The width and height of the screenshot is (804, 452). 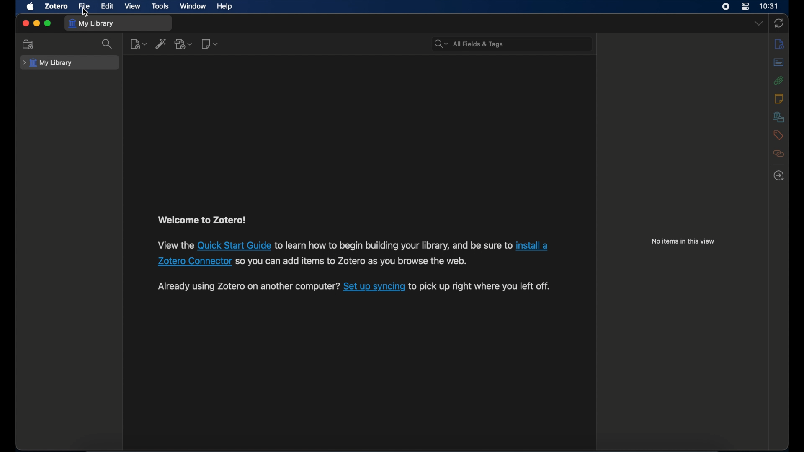 I want to click on link, so click(x=374, y=286).